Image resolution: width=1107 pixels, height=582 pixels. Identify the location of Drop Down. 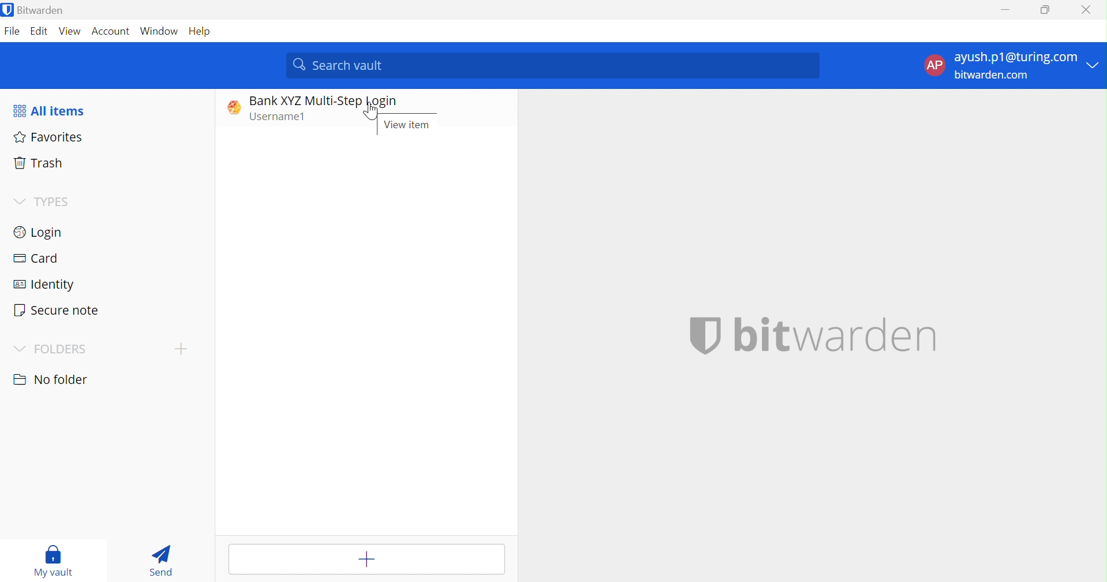
(19, 349).